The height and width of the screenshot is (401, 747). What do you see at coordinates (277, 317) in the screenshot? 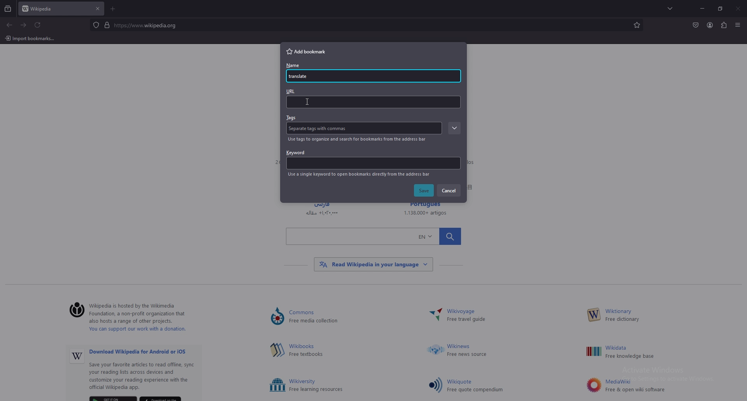
I see `` at bounding box center [277, 317].